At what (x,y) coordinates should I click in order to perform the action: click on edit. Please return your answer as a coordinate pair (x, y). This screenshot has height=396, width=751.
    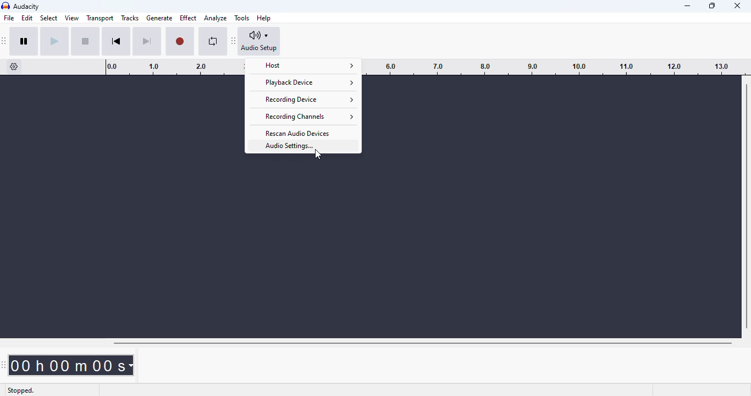
    Looking at the image, I should click on (27, 18).